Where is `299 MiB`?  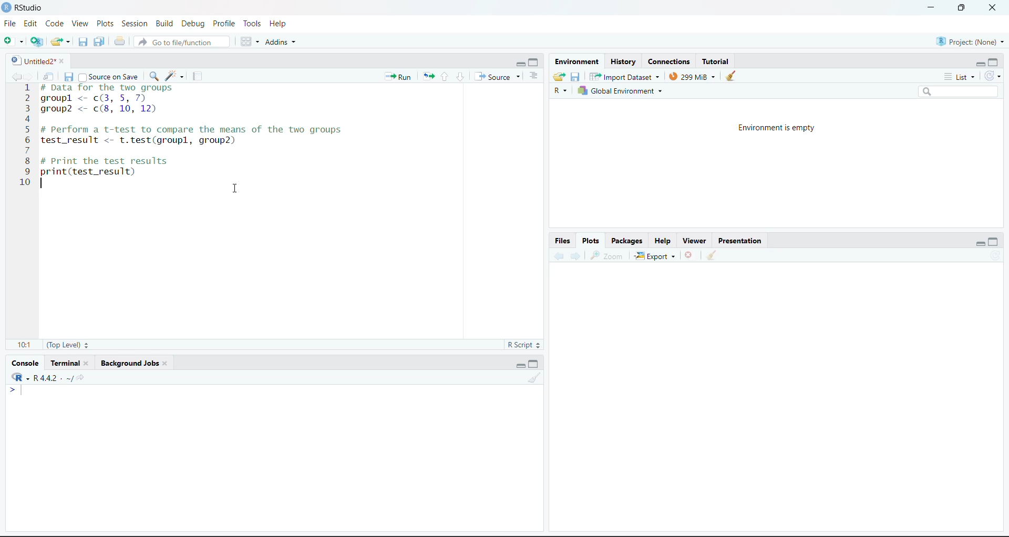
299 MiB is located at coordinates (693, 76).